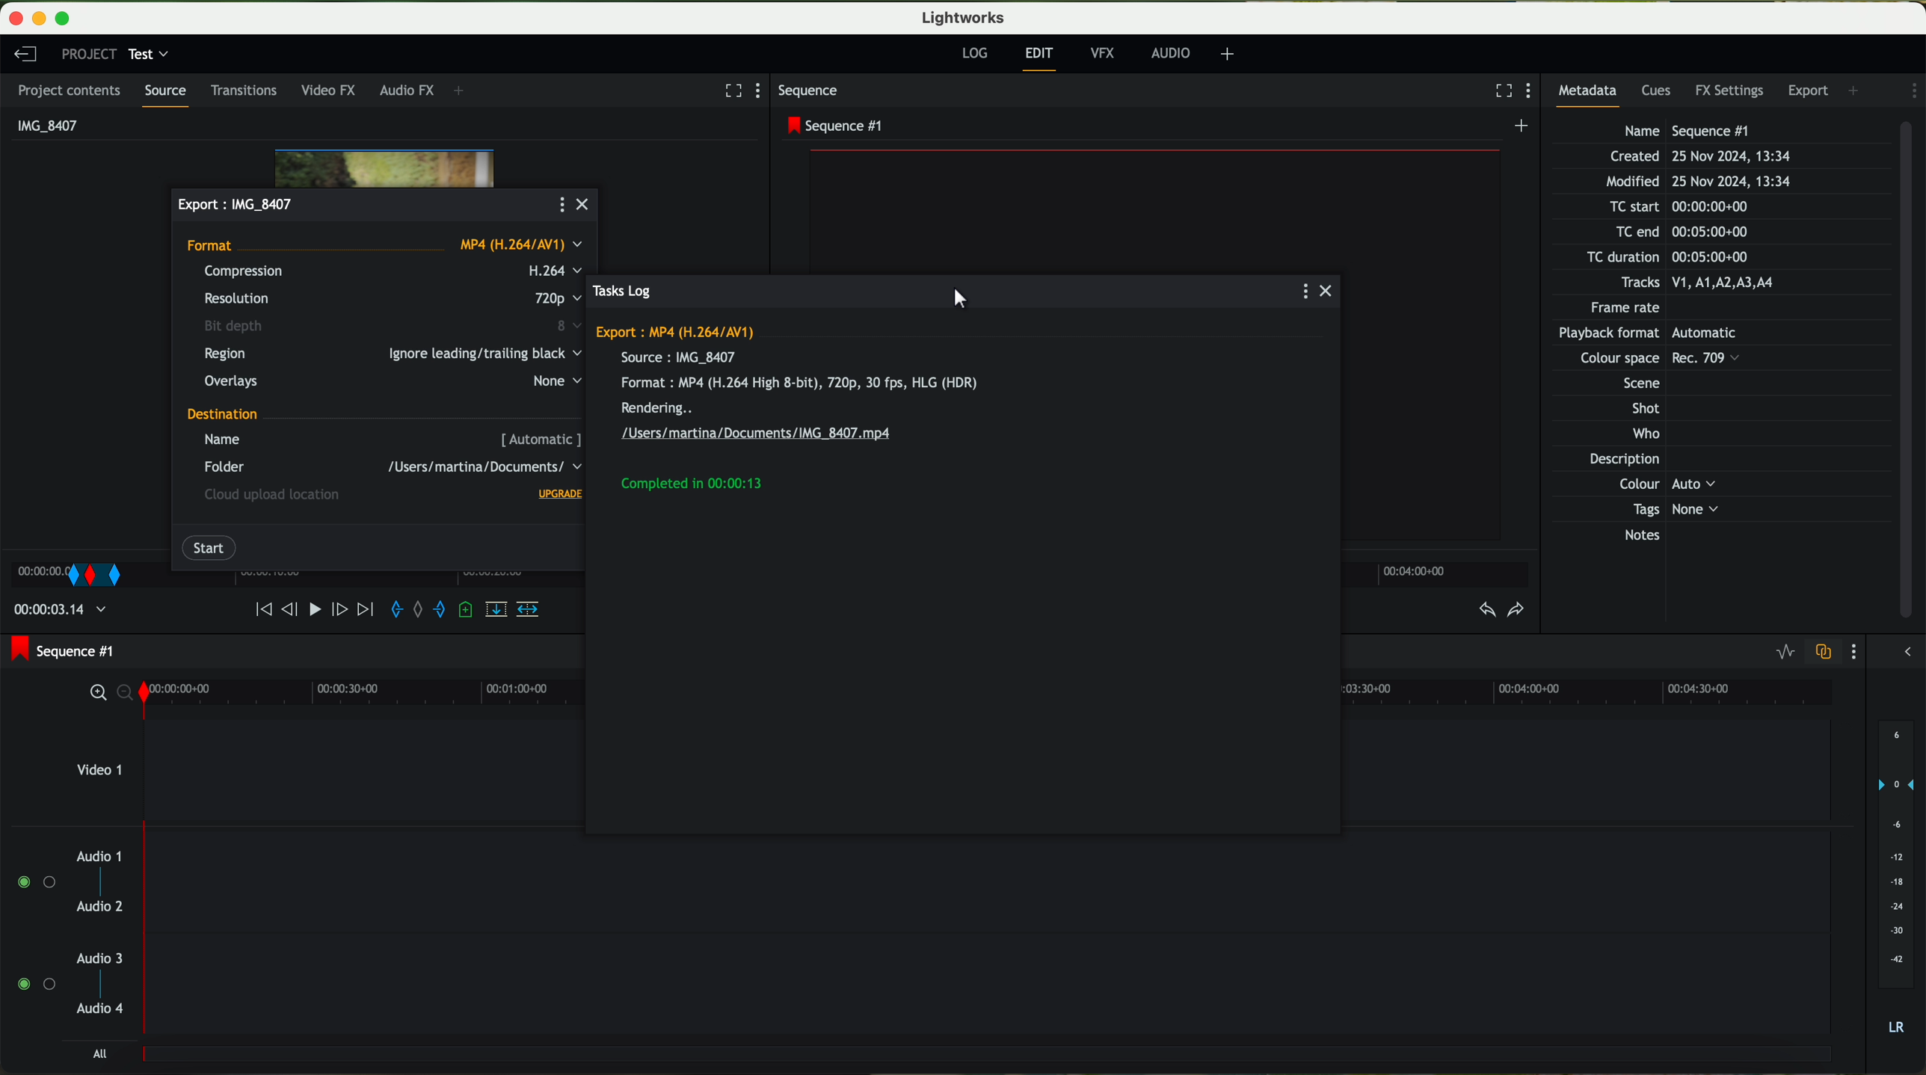 This screenshot has width=1926, height=1075. I want to click on track, so click(991, 986).